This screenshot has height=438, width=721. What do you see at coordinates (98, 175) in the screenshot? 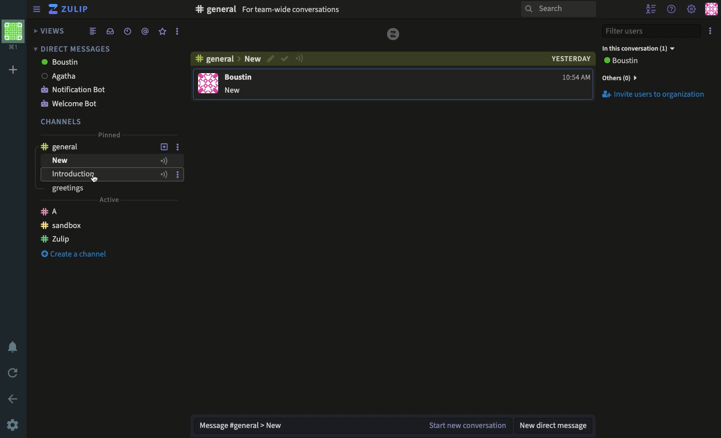
I see `Introduction` at bounding box center [98, 175].